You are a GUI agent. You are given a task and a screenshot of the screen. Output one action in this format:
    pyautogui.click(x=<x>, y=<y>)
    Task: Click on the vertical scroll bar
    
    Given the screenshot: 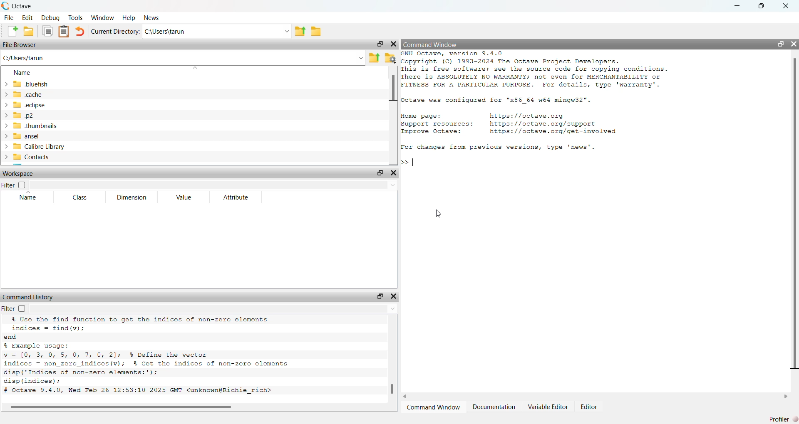 What is the action you would take?
    pyautogui.click(x=393, y=115)
    